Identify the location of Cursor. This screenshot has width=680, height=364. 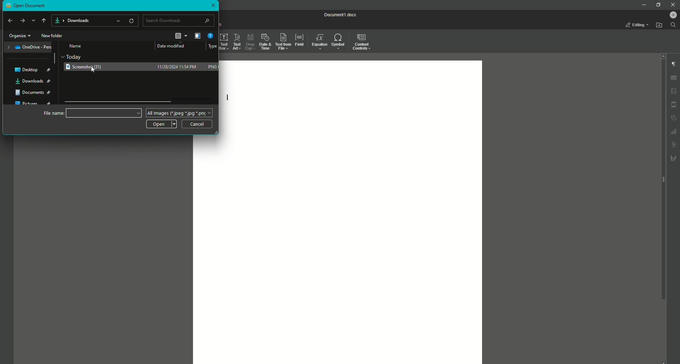
(94, 69).